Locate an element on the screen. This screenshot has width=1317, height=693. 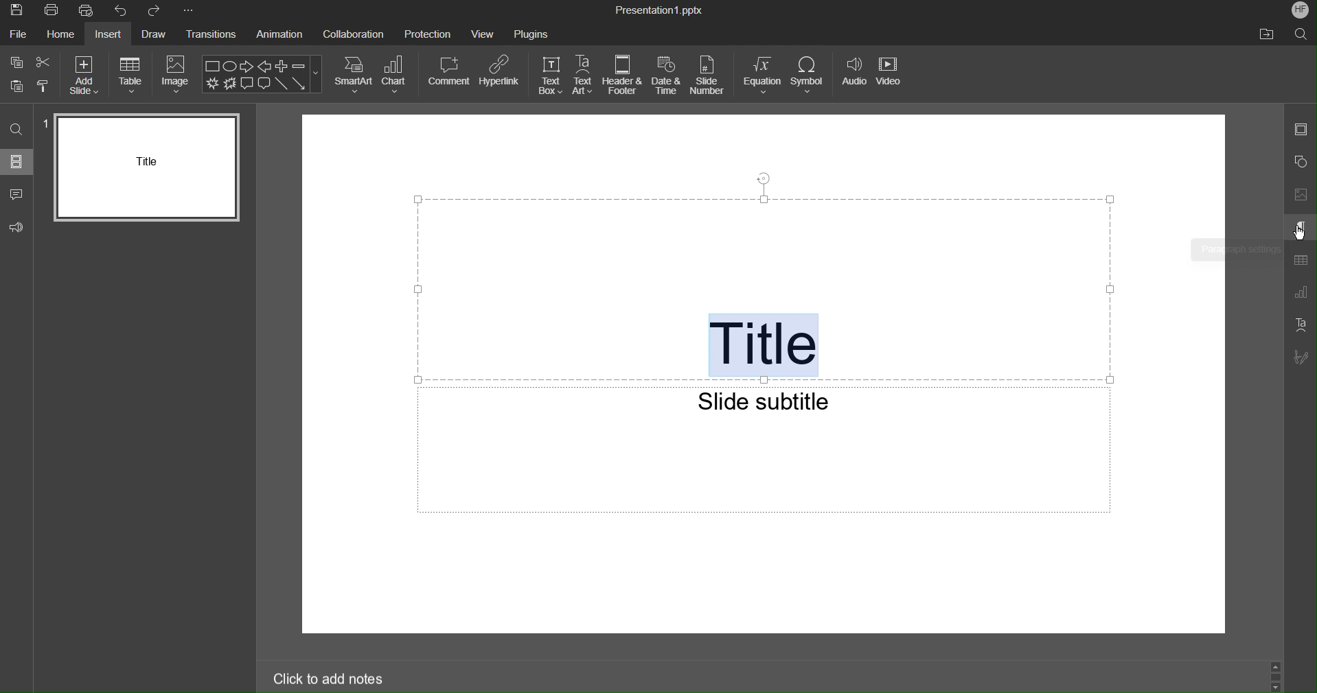
Slides is located at coordinates (18, 161).